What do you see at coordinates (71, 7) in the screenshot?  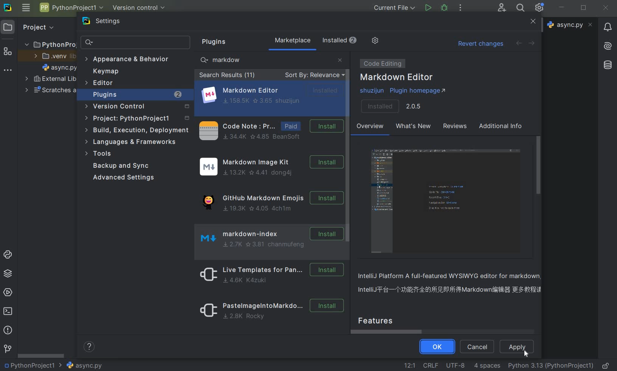 I see `project name` at bounding box center [71, 7].